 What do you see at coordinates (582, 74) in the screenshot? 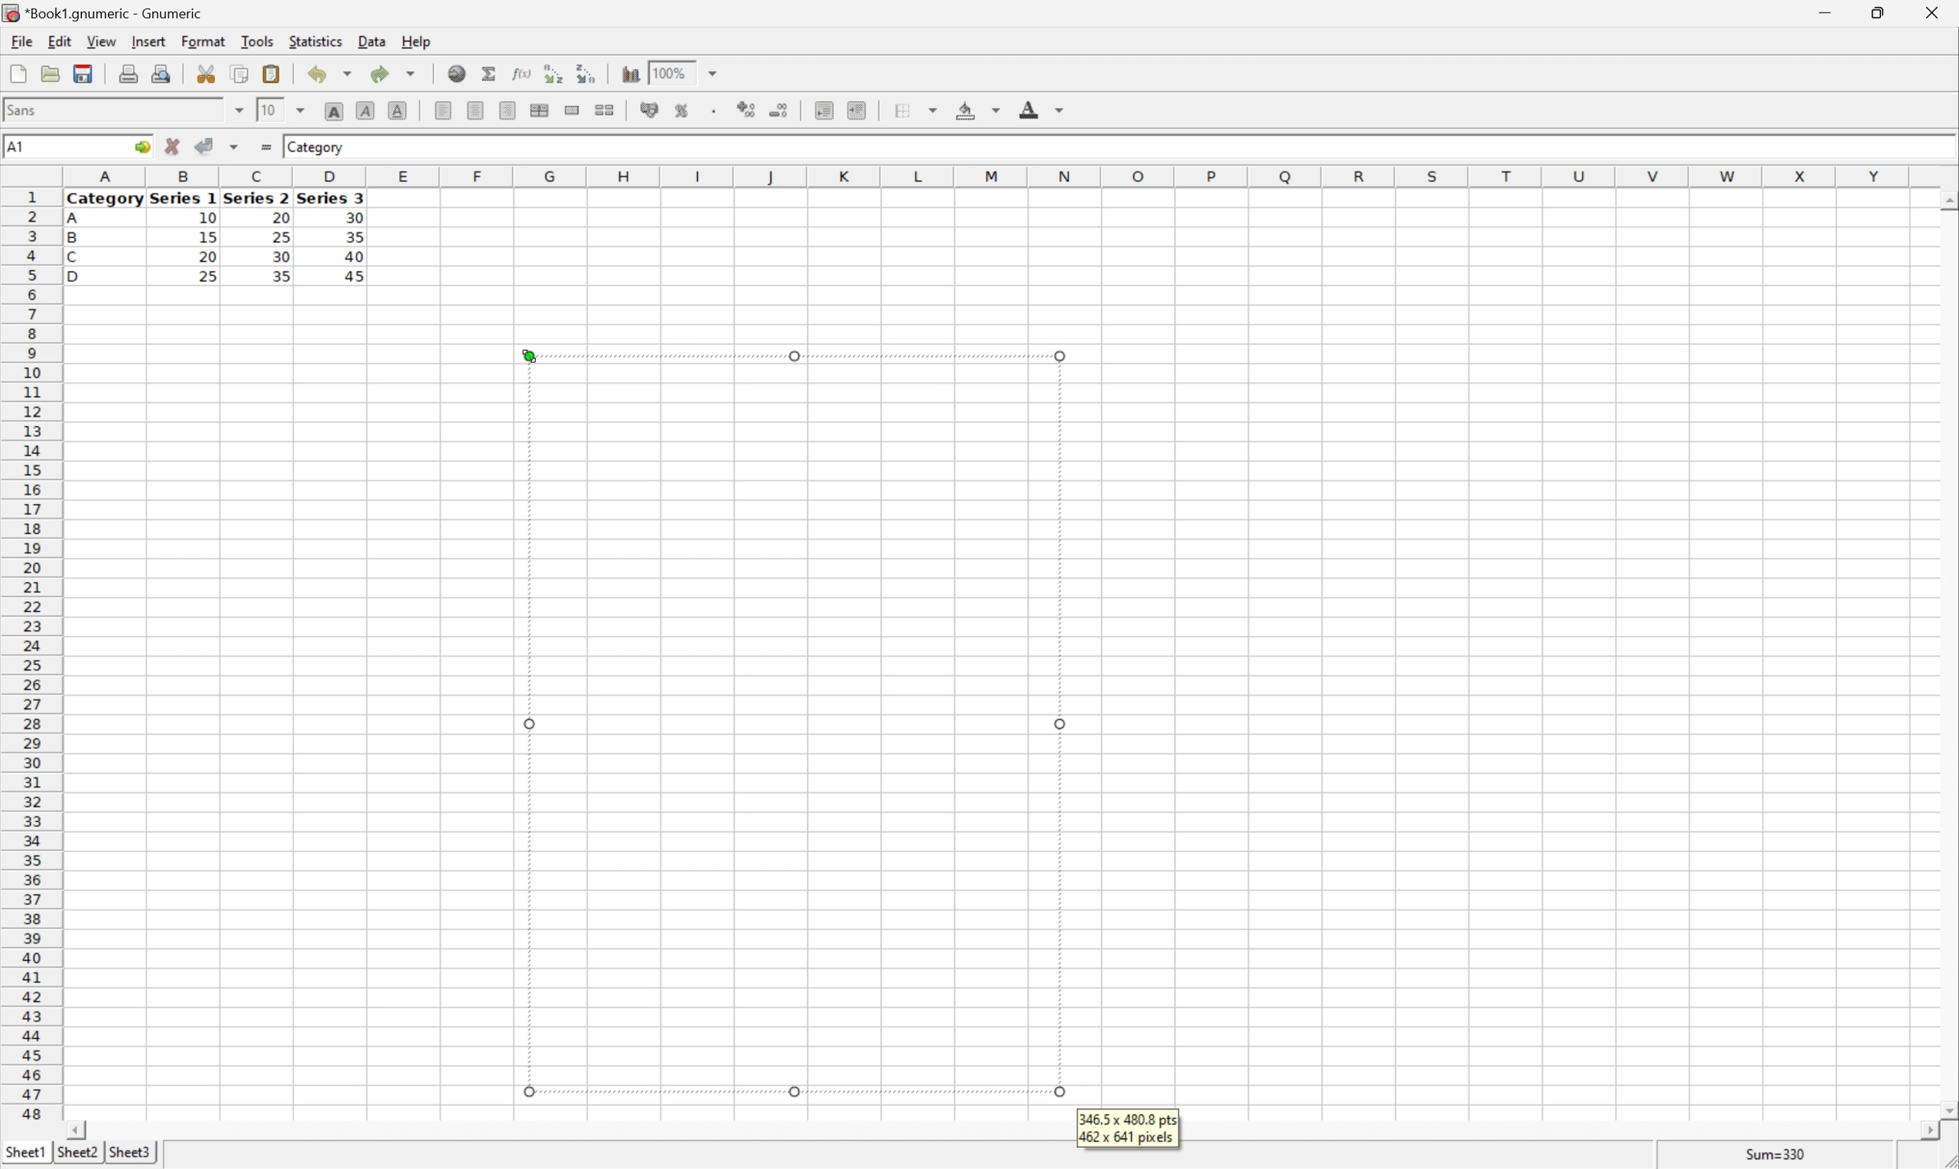
I see `Sort the selected region in descending order based on the first column selected` at bounding box center [582, 74].